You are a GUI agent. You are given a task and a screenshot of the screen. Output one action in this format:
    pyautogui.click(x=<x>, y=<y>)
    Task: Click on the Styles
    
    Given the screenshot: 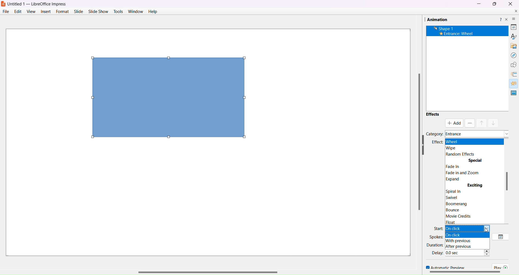 What is the action you would take?
    pyautogui.click(x=512, y=36)
    